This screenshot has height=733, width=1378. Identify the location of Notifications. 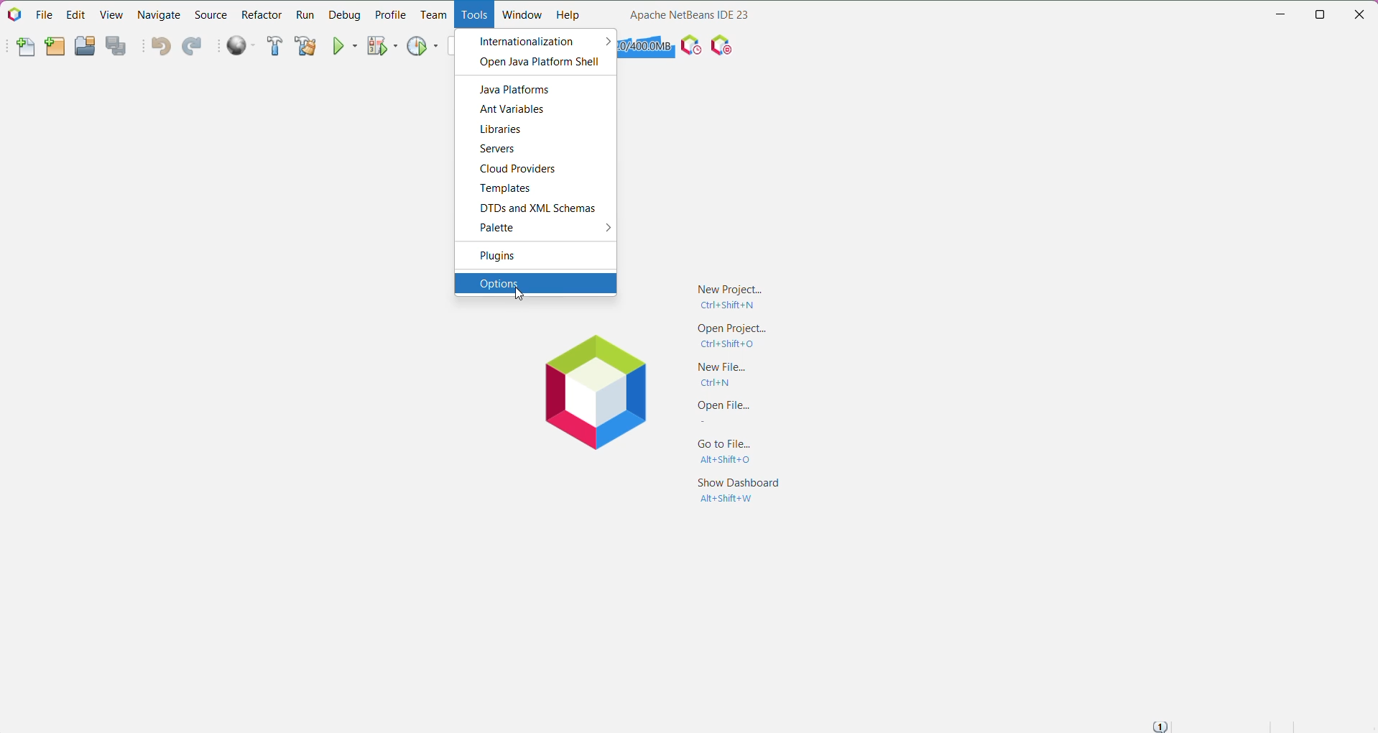
(1160, 726).